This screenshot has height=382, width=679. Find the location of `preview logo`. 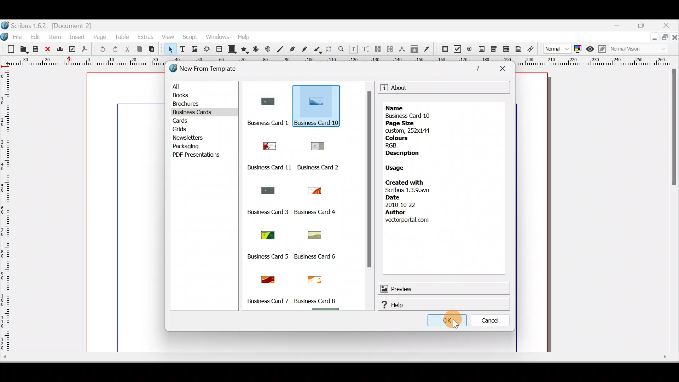

preview logo is located at coordinates (383, 288).